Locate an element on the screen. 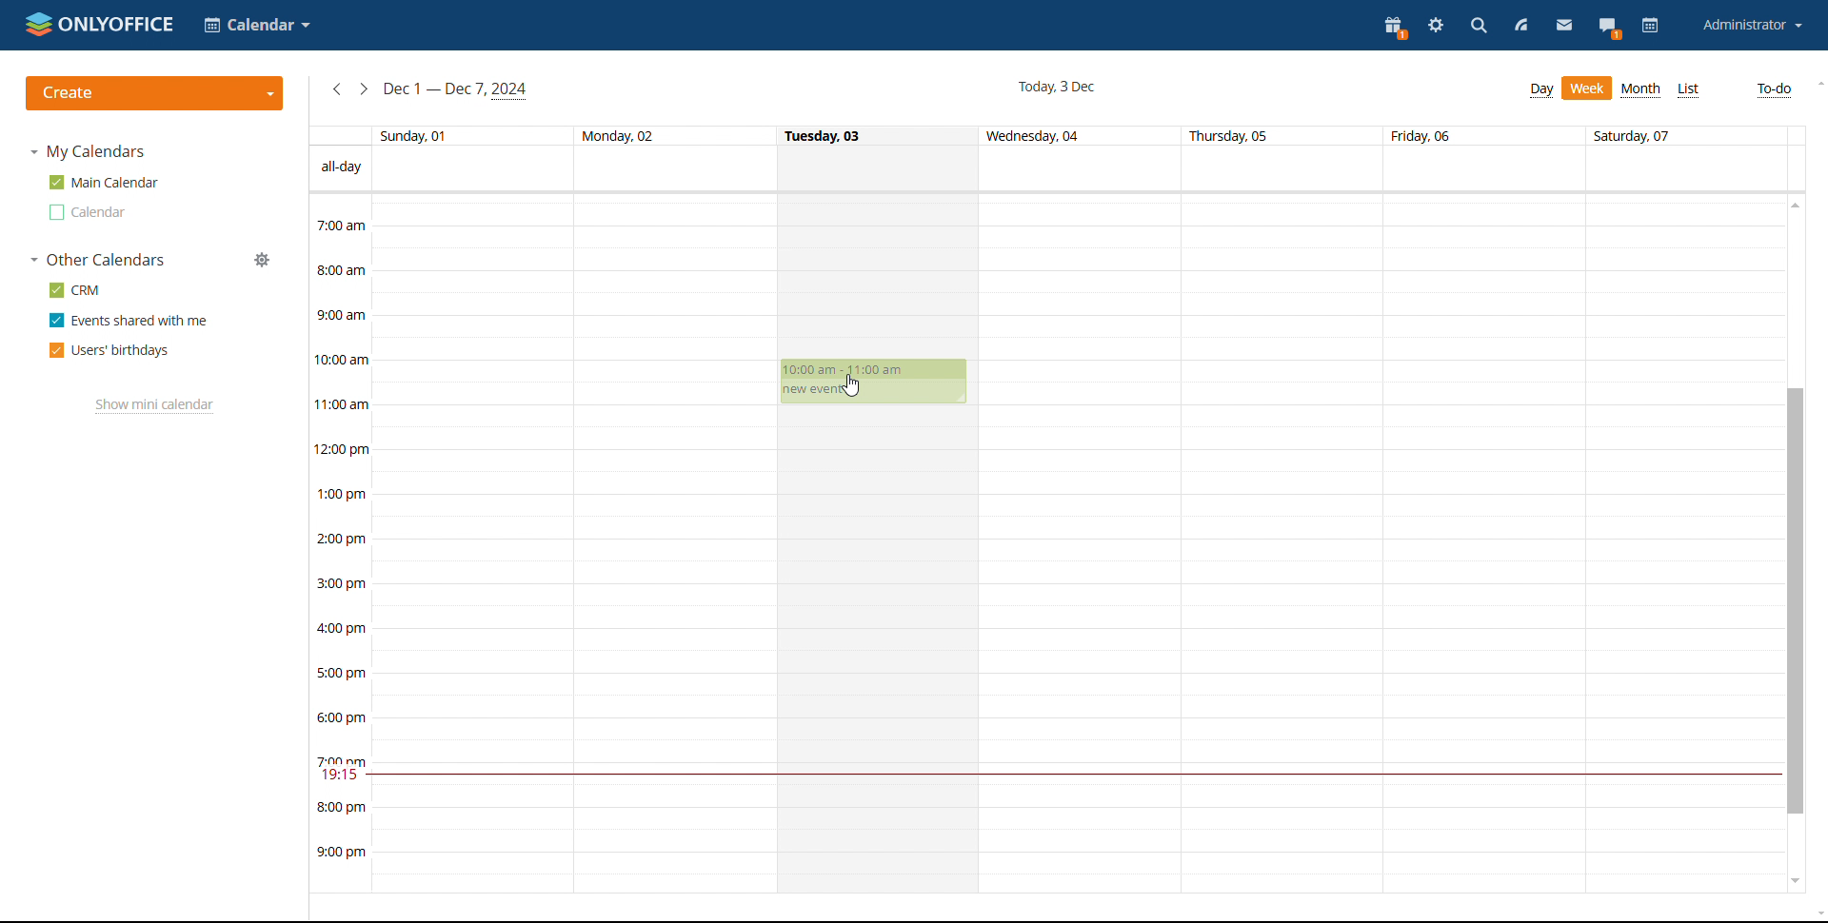 This screenshot has width=1828, height=923. 11:00 am is located at coordinates (343, 403).